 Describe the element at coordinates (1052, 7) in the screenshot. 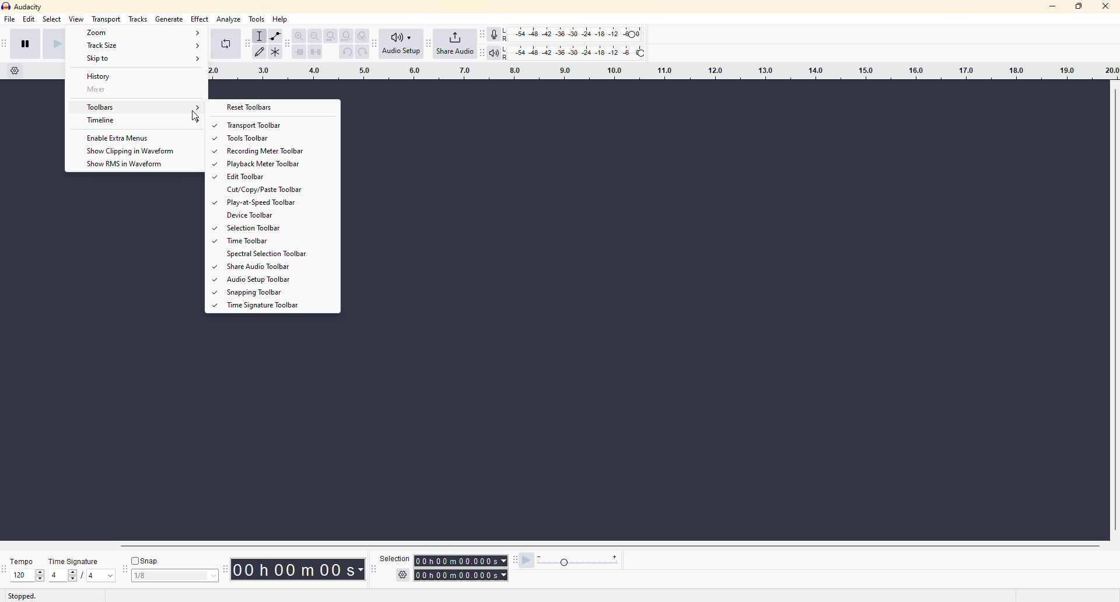

I see `minimize` at that location.